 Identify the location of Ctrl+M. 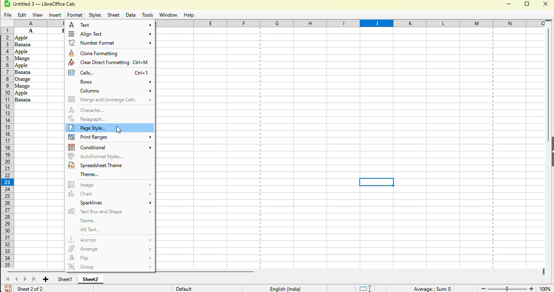
(142, 63).